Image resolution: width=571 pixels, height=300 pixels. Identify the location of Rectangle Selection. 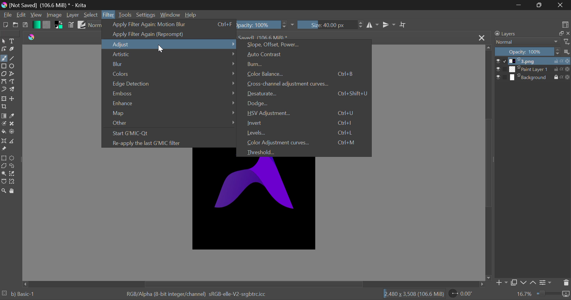
(4, 158).